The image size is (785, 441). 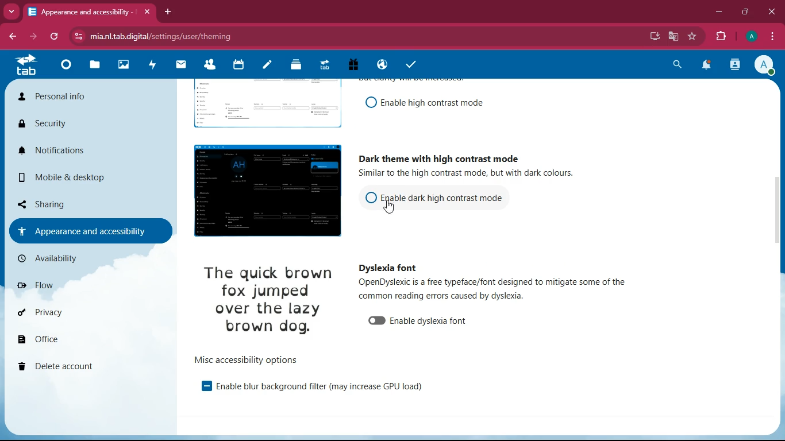 I want to click on privacy, so click(x=63, y=312).